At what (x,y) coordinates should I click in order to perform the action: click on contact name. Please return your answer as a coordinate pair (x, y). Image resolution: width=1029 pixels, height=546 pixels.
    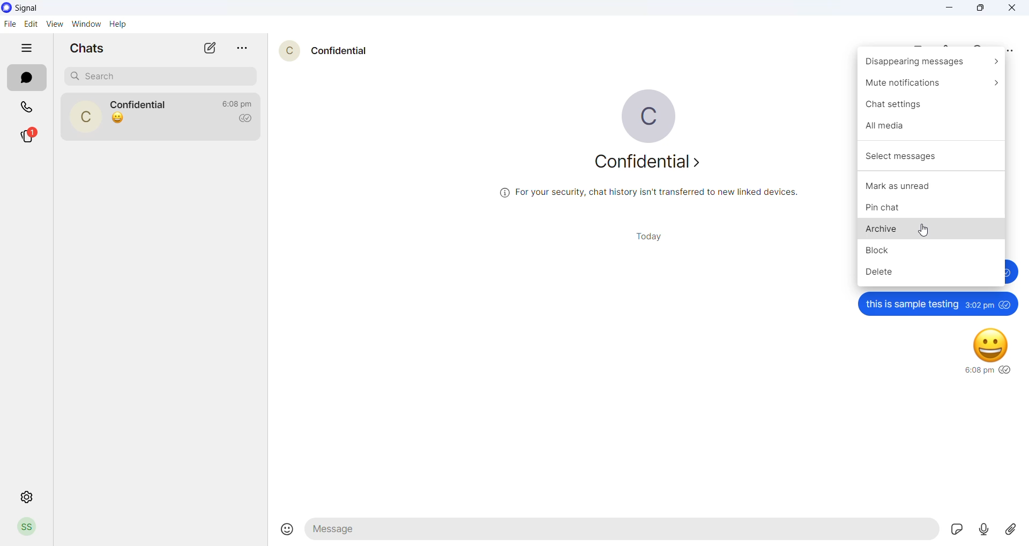
    Looking at the image, I should click on (139, 103).